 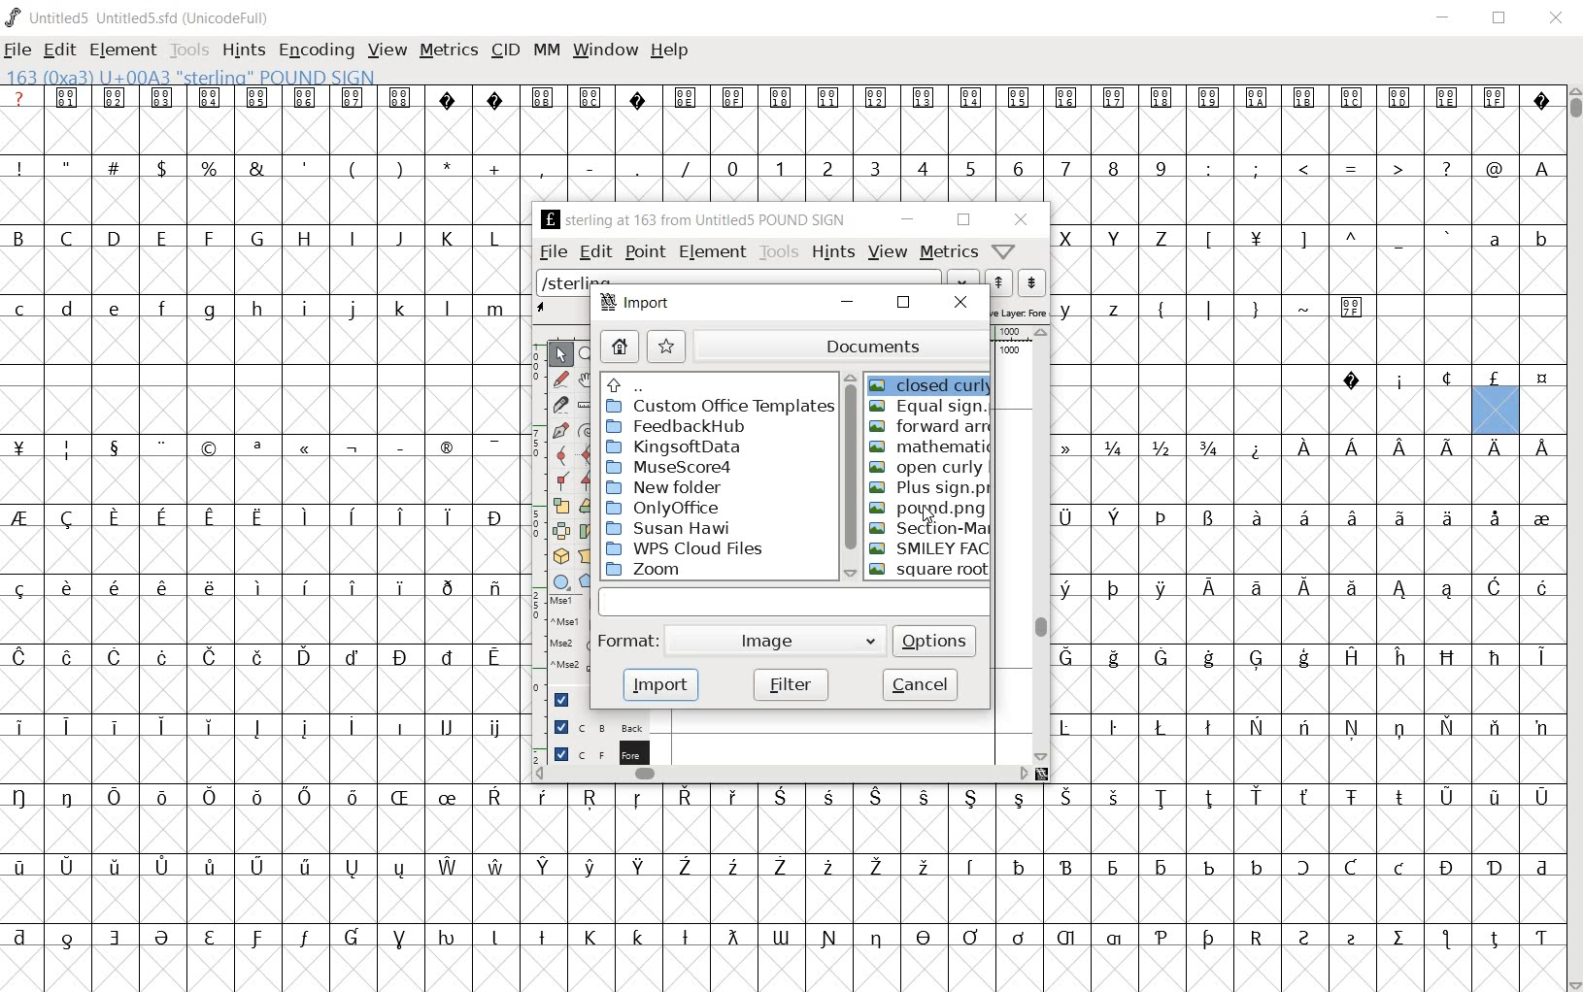 What do you see at coordinates (1447, 867) in the screenshot?
I see `Symbol` at bounding box center [1447, 867].